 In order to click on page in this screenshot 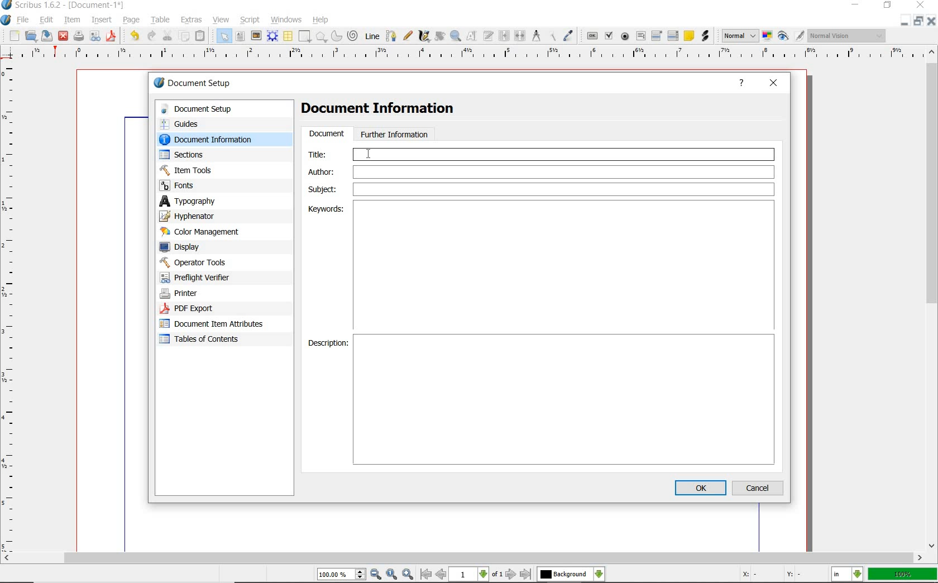, I will do `click(133, 20)`.